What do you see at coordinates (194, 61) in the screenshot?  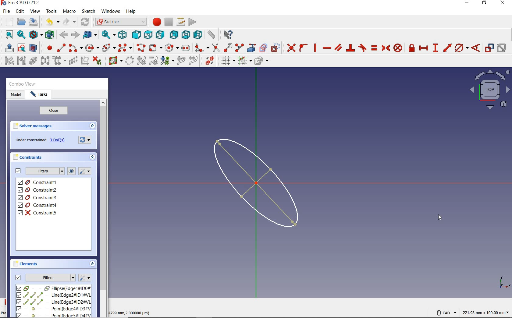 I see `join curves` at bounding box center [194, 61].